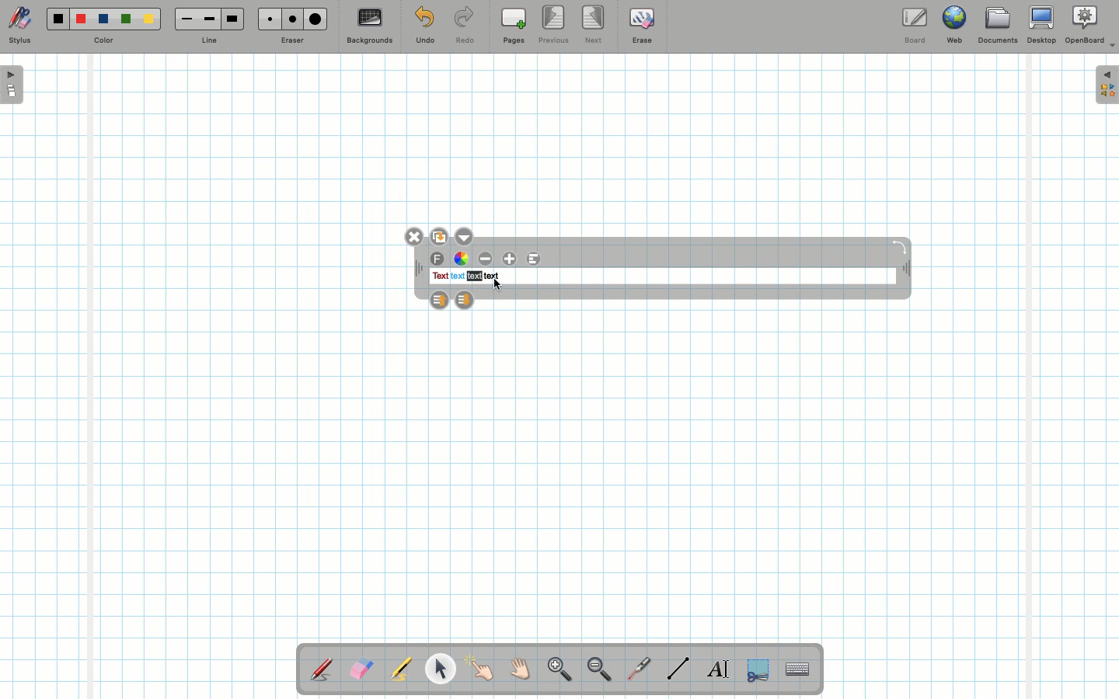 Image resolution: width=1119 pixels, height=699 pixels. Describe the element at coordinates (290, 19) in the screenshot. I see `Medium eraser` at that location.